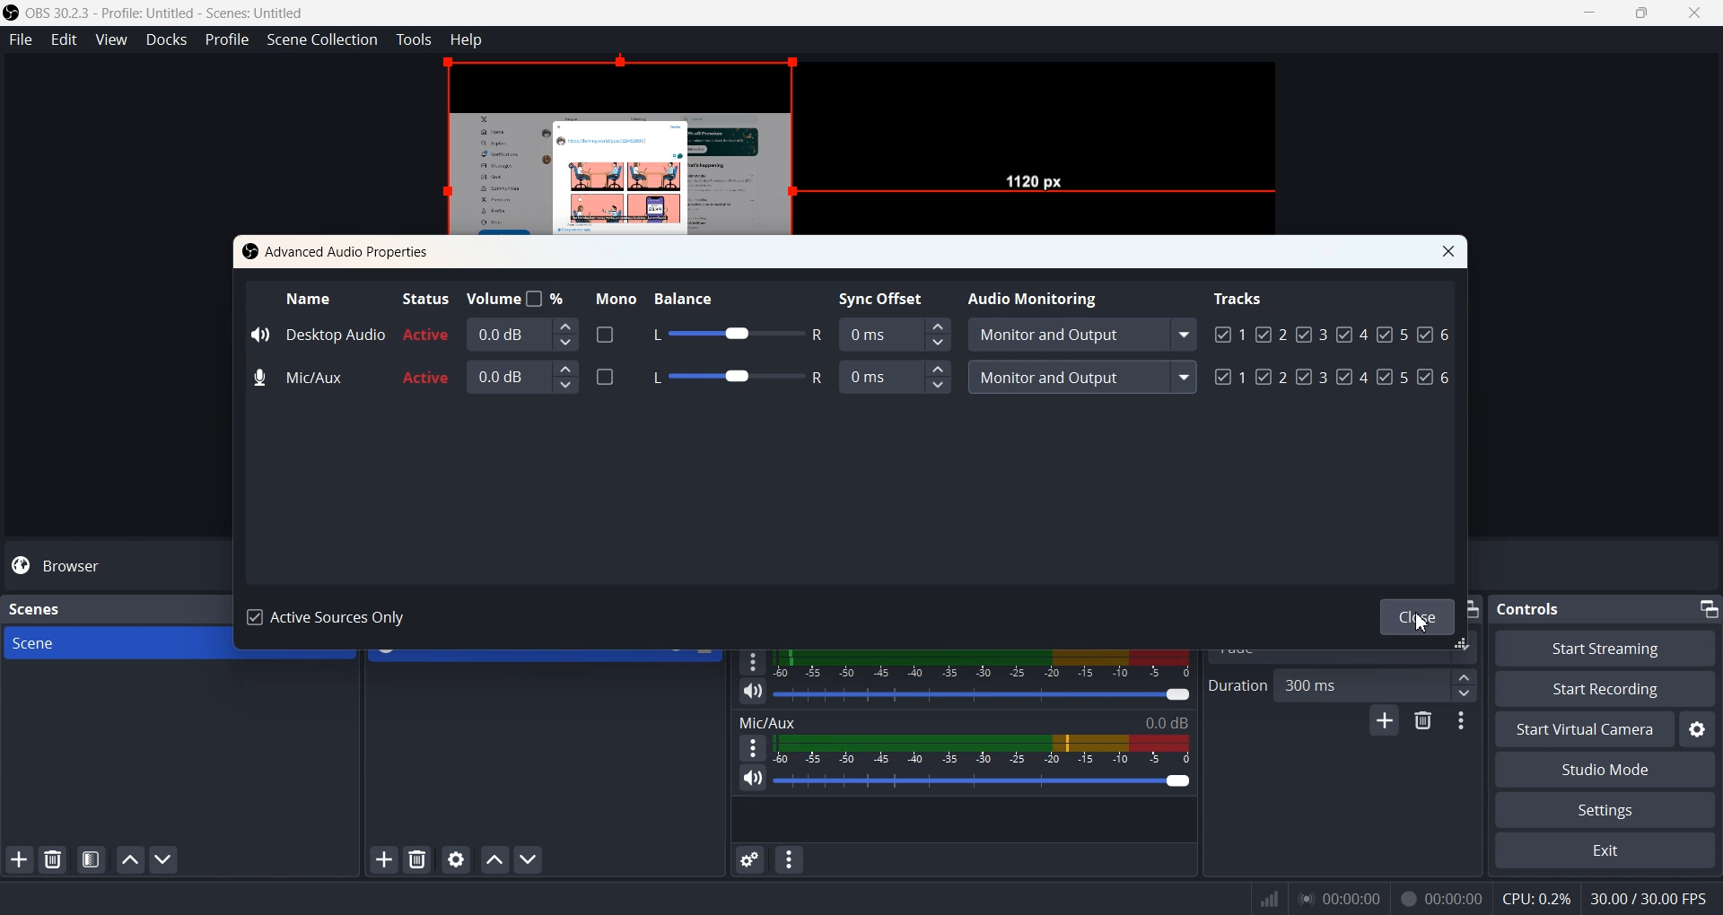  What do you see at coordinates (894, 333) in the screenshot?
I see `Sync Offset ` at bounding box center [894, 333].